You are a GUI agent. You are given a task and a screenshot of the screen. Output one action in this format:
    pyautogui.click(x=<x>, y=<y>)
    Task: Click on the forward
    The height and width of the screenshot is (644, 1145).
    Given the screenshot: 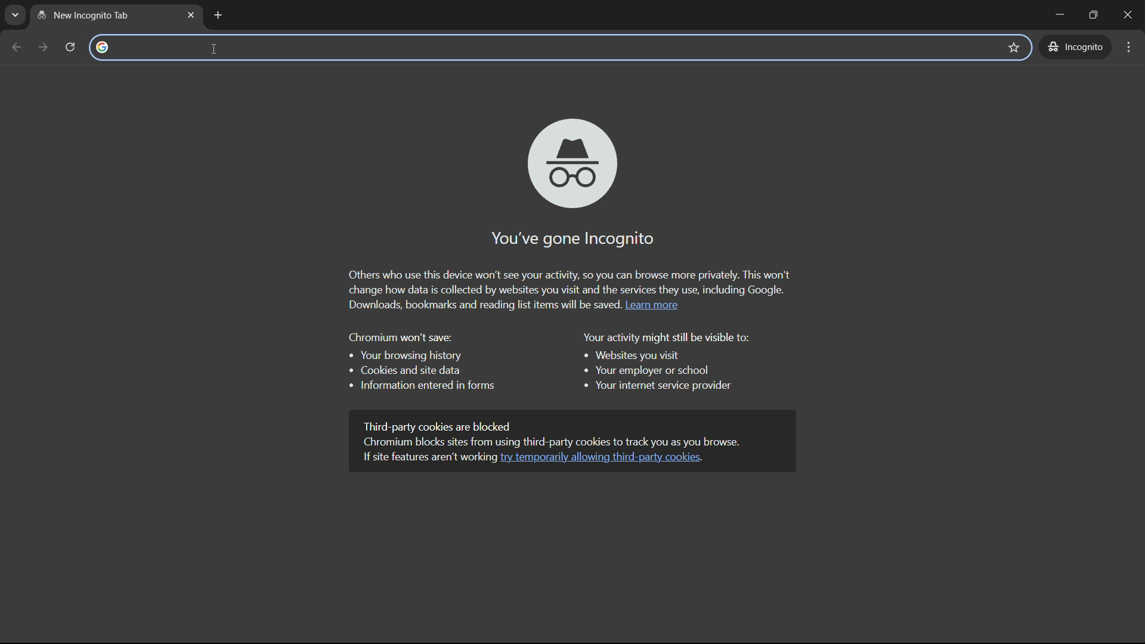 What is the action you would take?
    pyautogui.click(x=42, y=46)
    